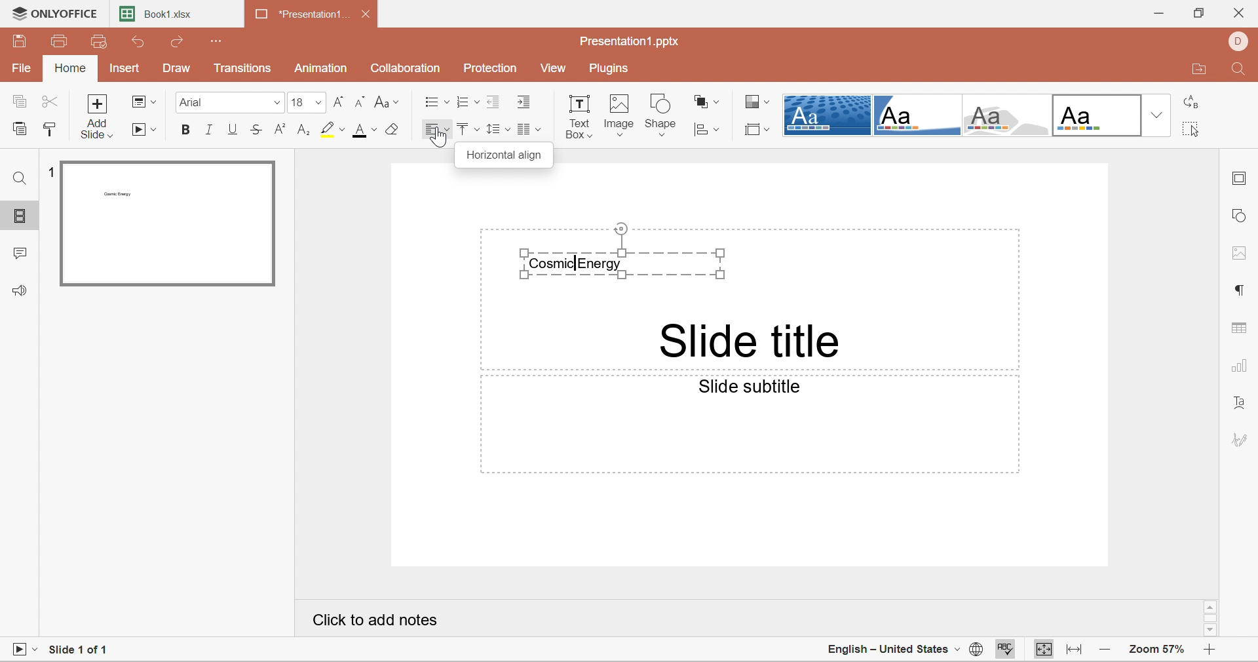 The image size is (1258, 662). What do you see at coordinates (182, 43) in the screenshot?
I see `Redo` at bounding box center [182, 43].